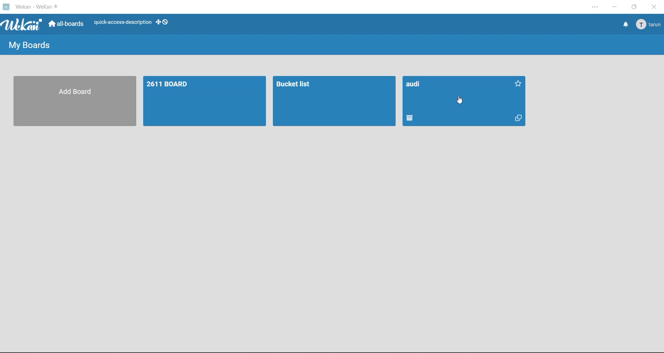  I want to click on Delete, so click(412, 119).